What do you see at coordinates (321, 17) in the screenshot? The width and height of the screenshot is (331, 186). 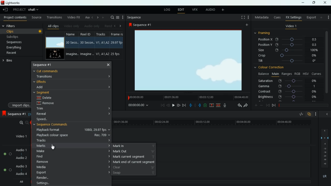 I see `more` at bounding box center [321, 17].